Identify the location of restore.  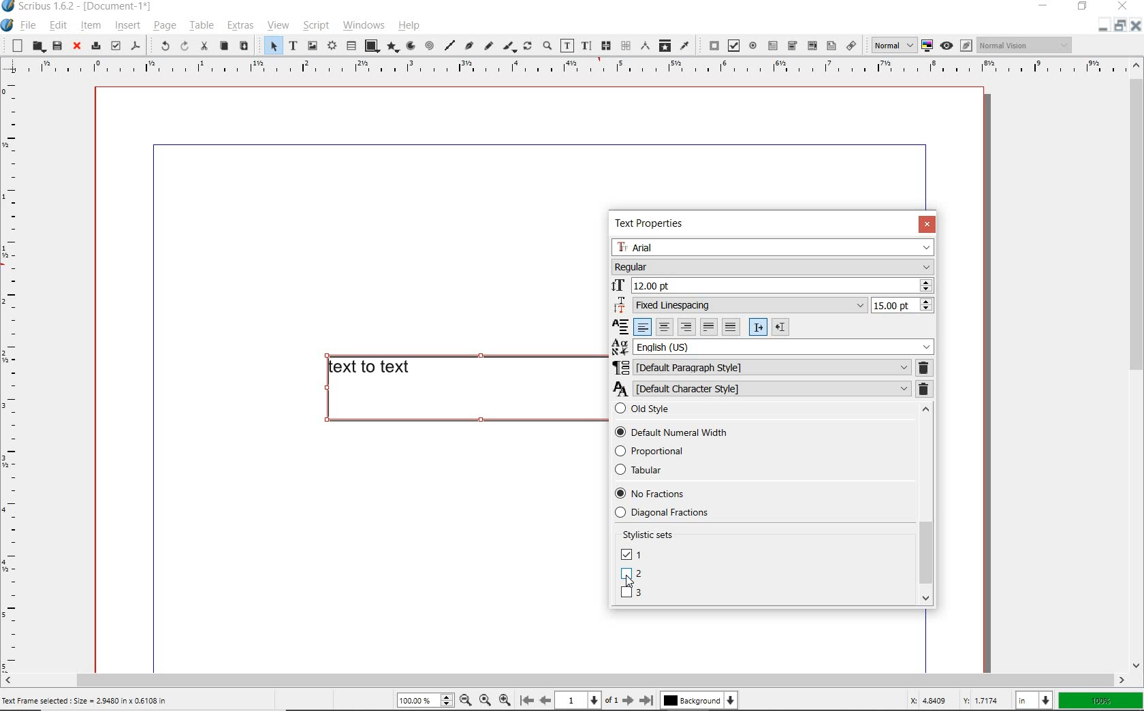
(1084, 7).